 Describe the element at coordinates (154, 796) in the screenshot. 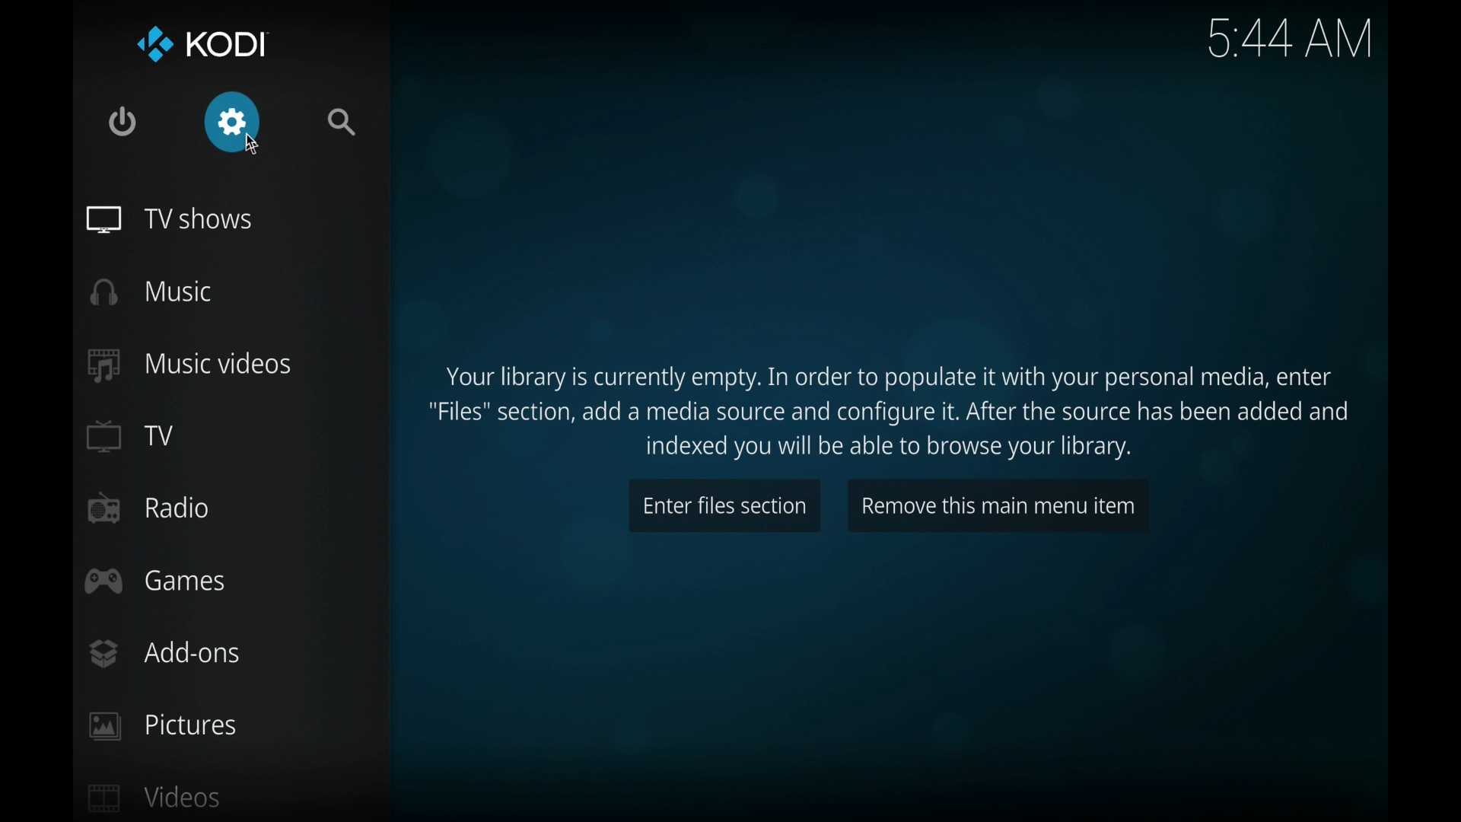

I see `videos` at that location.